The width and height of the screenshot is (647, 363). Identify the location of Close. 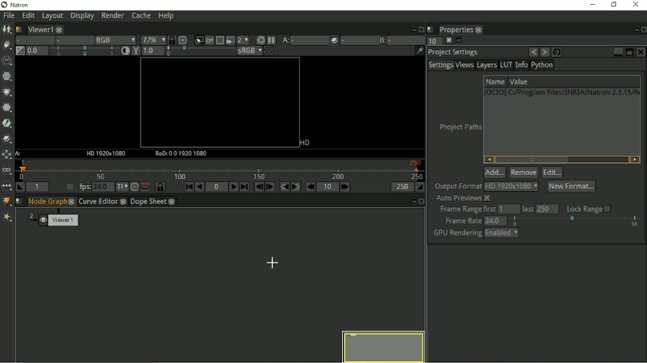
(643, 30).